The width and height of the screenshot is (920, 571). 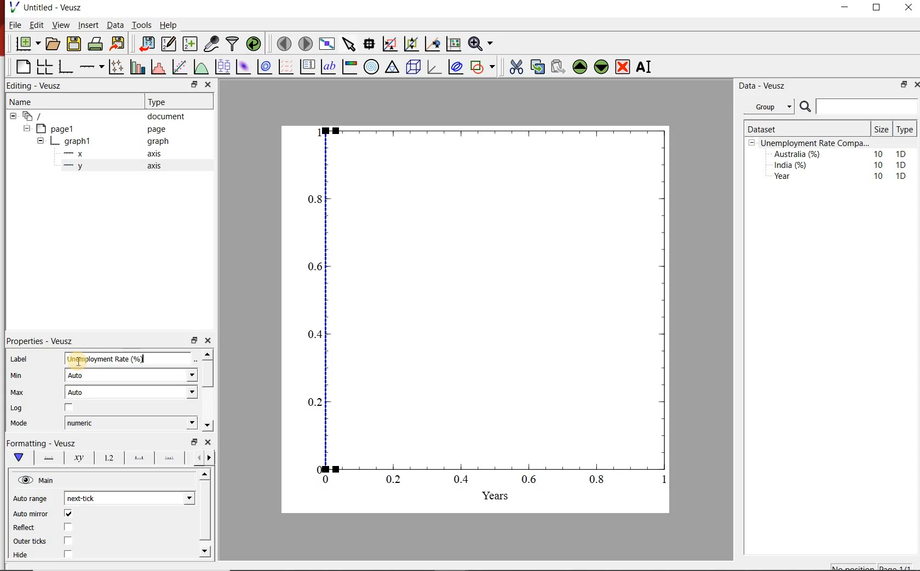 What do you see at coordinates (118, 166) in the screenshot?
I see `y axis` at bounding box center [118, 166].